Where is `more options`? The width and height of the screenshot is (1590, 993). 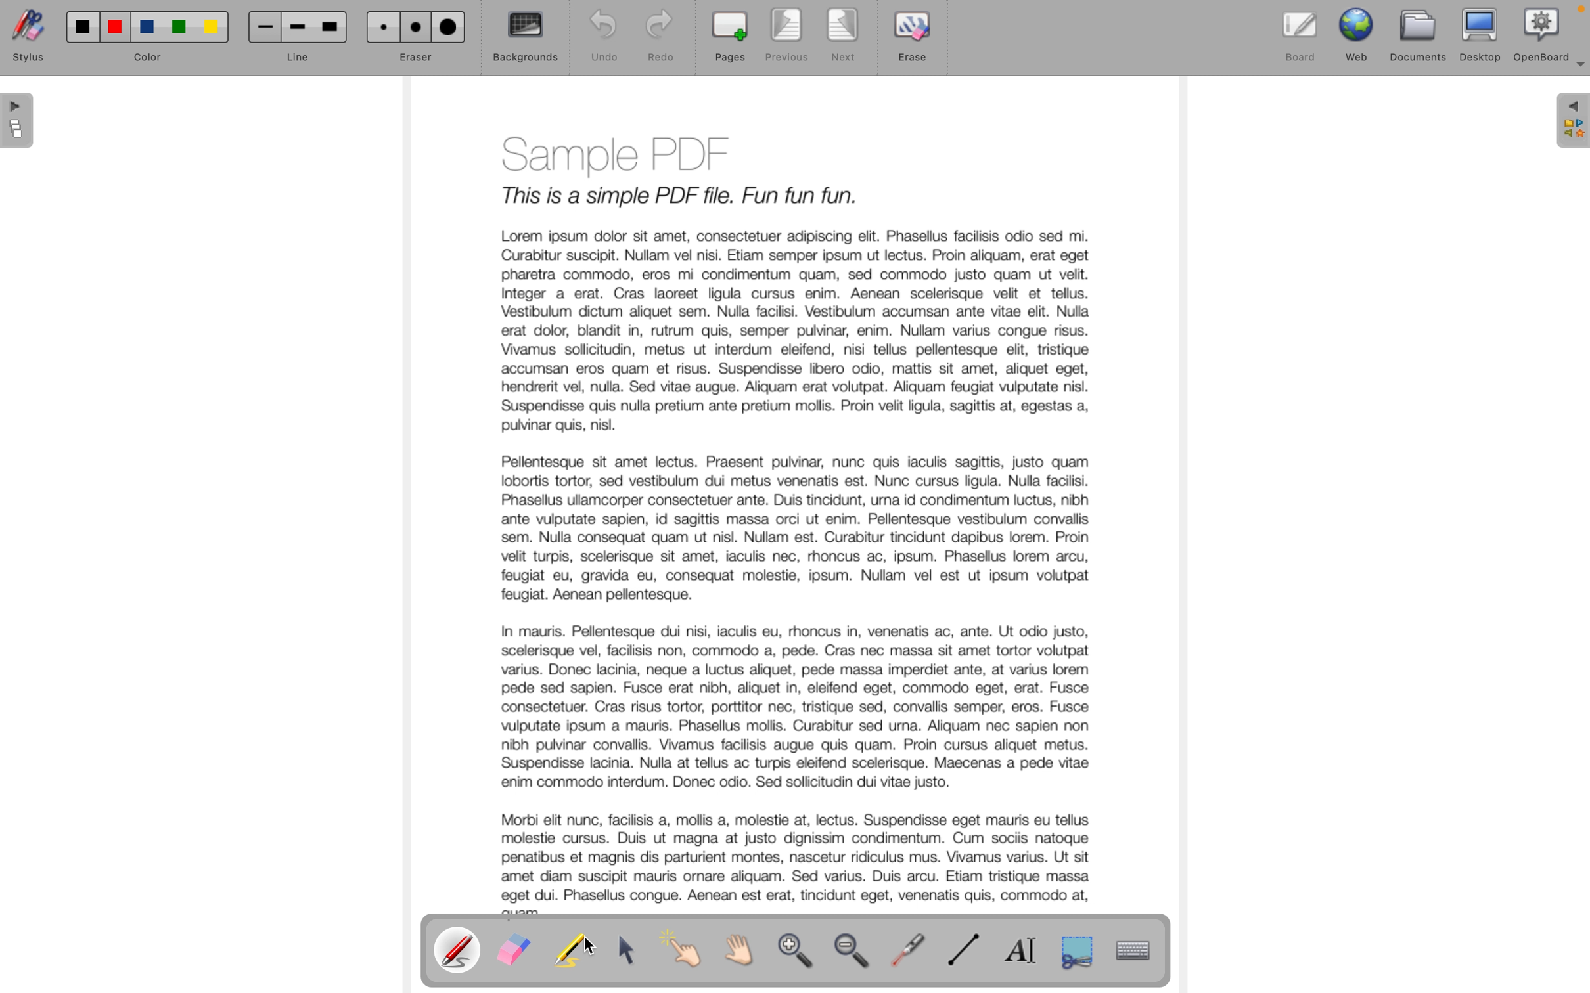
more options is located at coordinates (1577, 70).